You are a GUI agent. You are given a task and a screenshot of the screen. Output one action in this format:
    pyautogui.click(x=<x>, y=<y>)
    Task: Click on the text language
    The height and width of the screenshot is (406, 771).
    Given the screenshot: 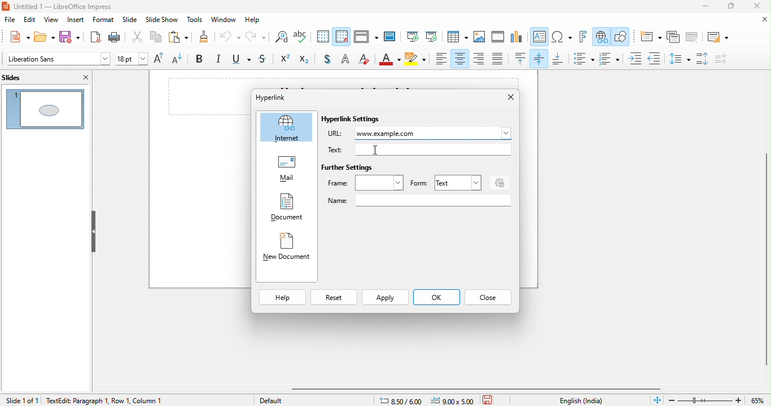 What is the action you would take?
    pyautogui.click(x=582, y=400)
    